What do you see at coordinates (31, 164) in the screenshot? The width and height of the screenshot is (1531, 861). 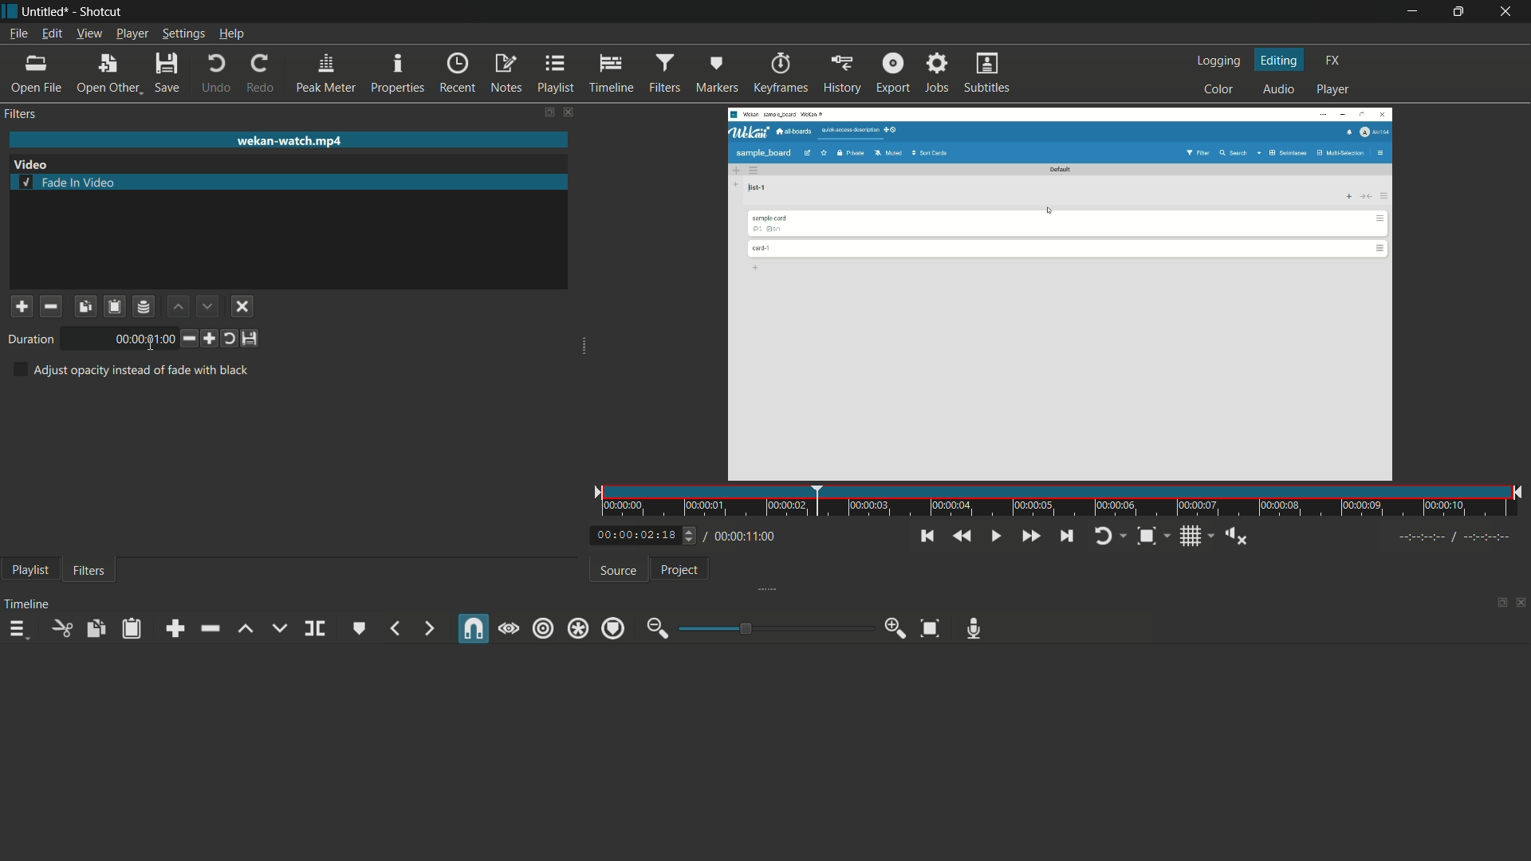 I see `video` at bounding box center [31, 164].